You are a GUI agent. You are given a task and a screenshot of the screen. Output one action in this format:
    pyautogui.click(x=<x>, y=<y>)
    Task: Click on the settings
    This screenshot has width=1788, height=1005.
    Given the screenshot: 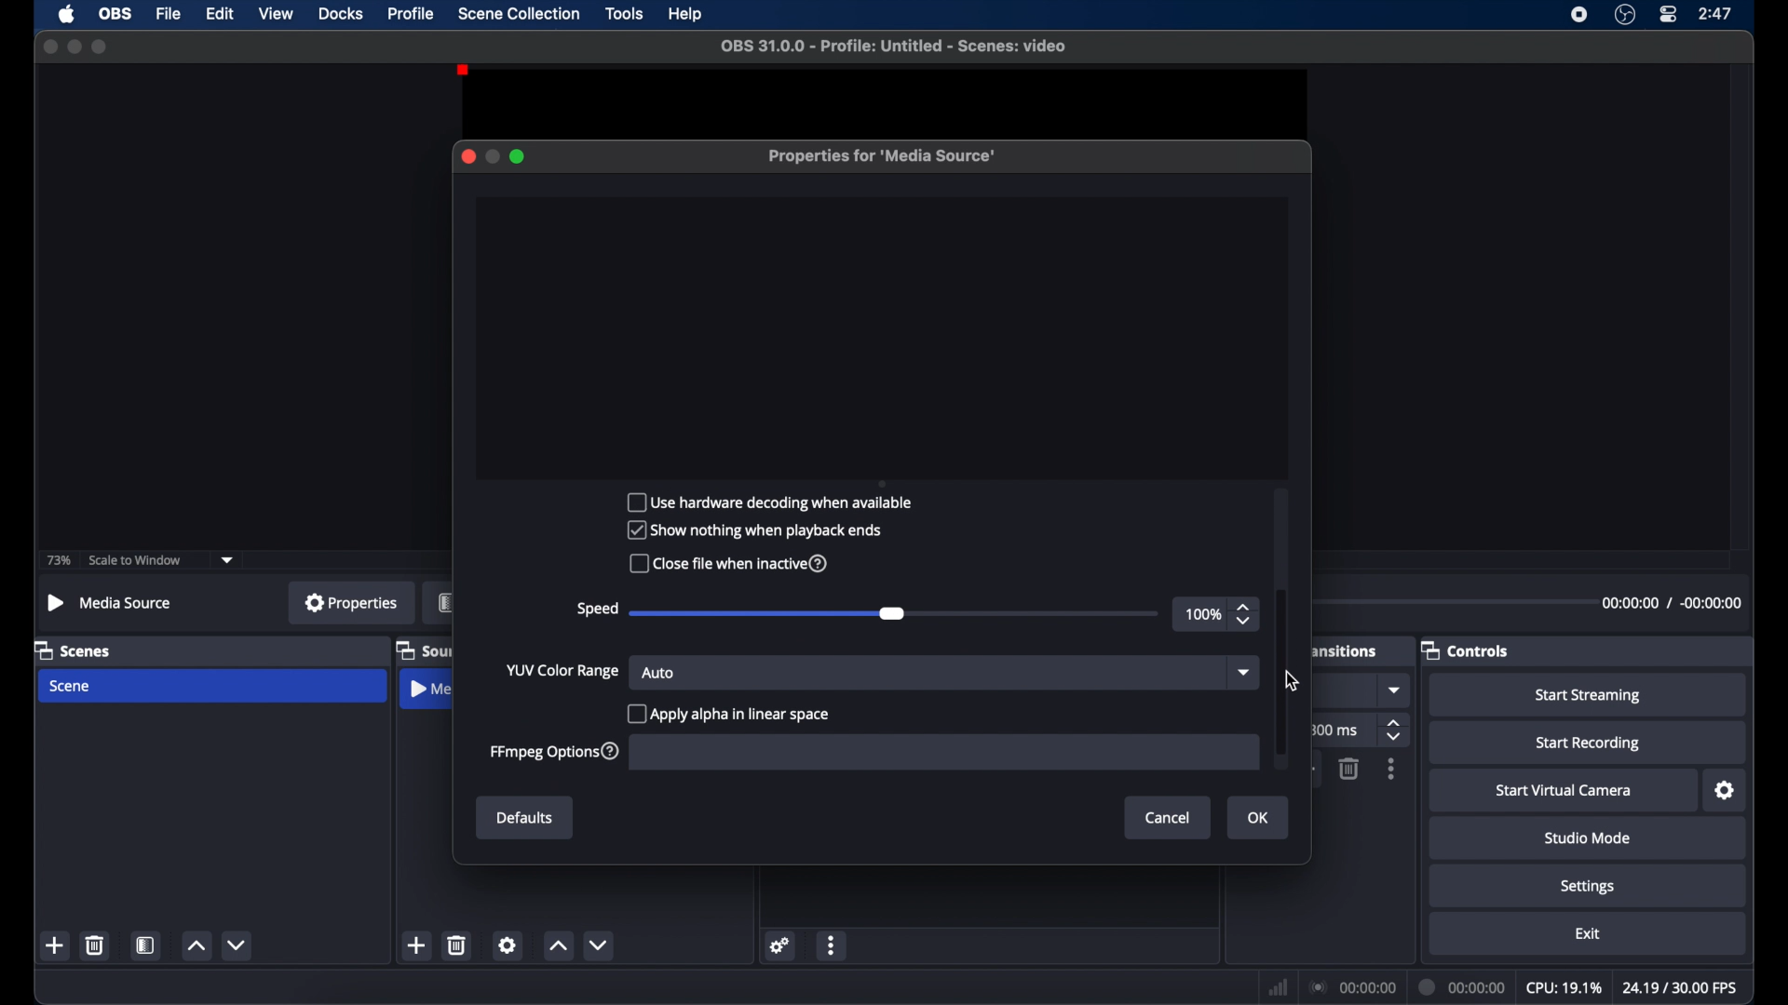 What is the action you would take?
    pyautogui.click(x=508, y=945)
    